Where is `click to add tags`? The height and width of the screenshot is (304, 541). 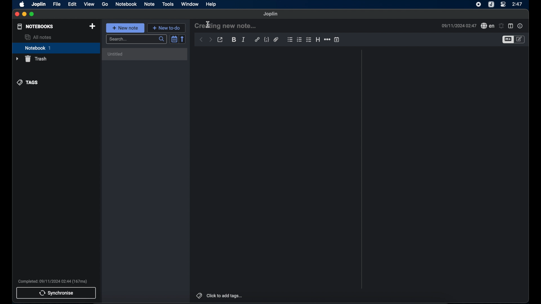
click to add tags is located at coordinates (220, 296).